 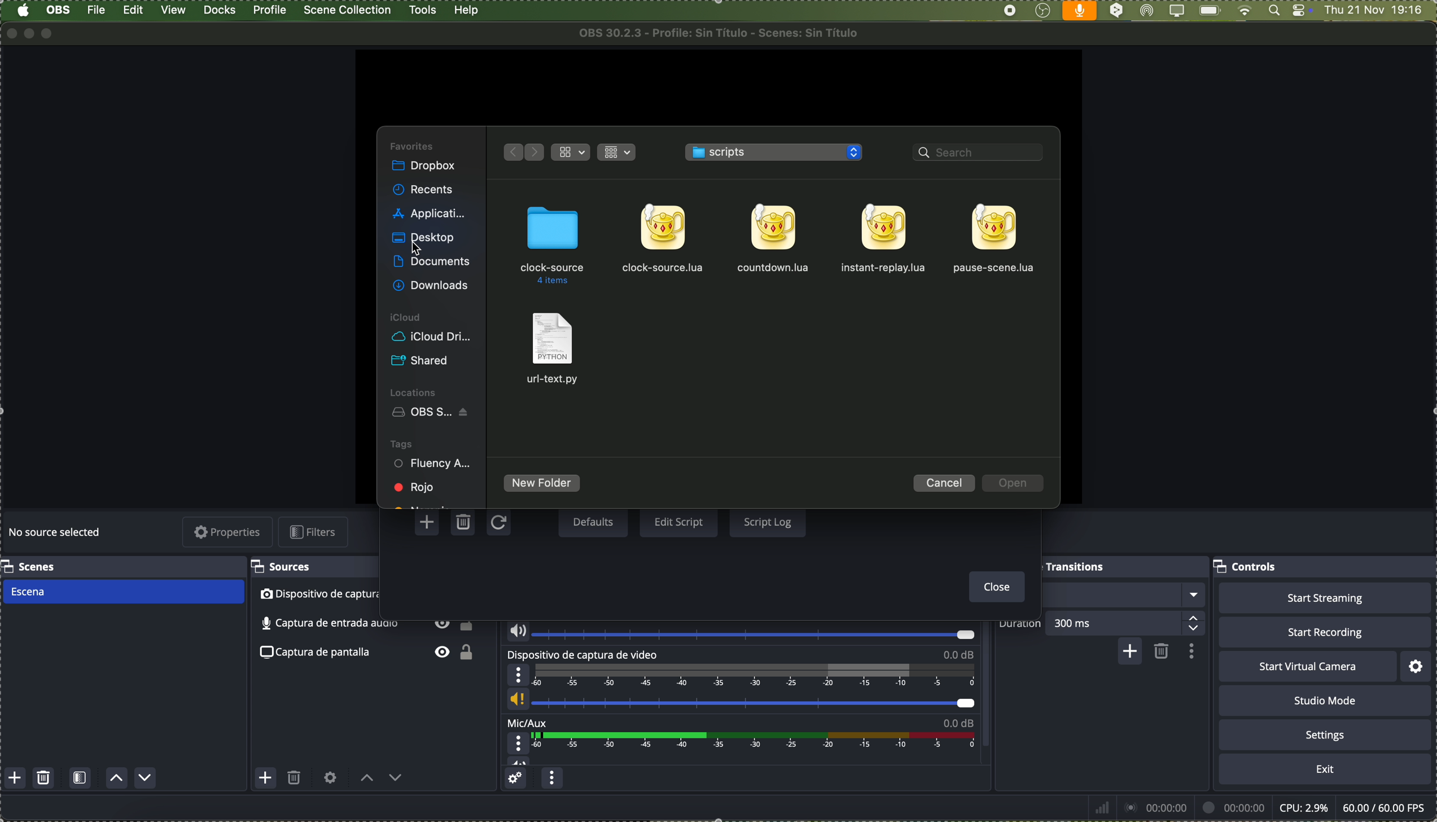 What do you see at coordinates (265, 777) in the screenshot?
I see `add source` at bounding box center [265, 777].